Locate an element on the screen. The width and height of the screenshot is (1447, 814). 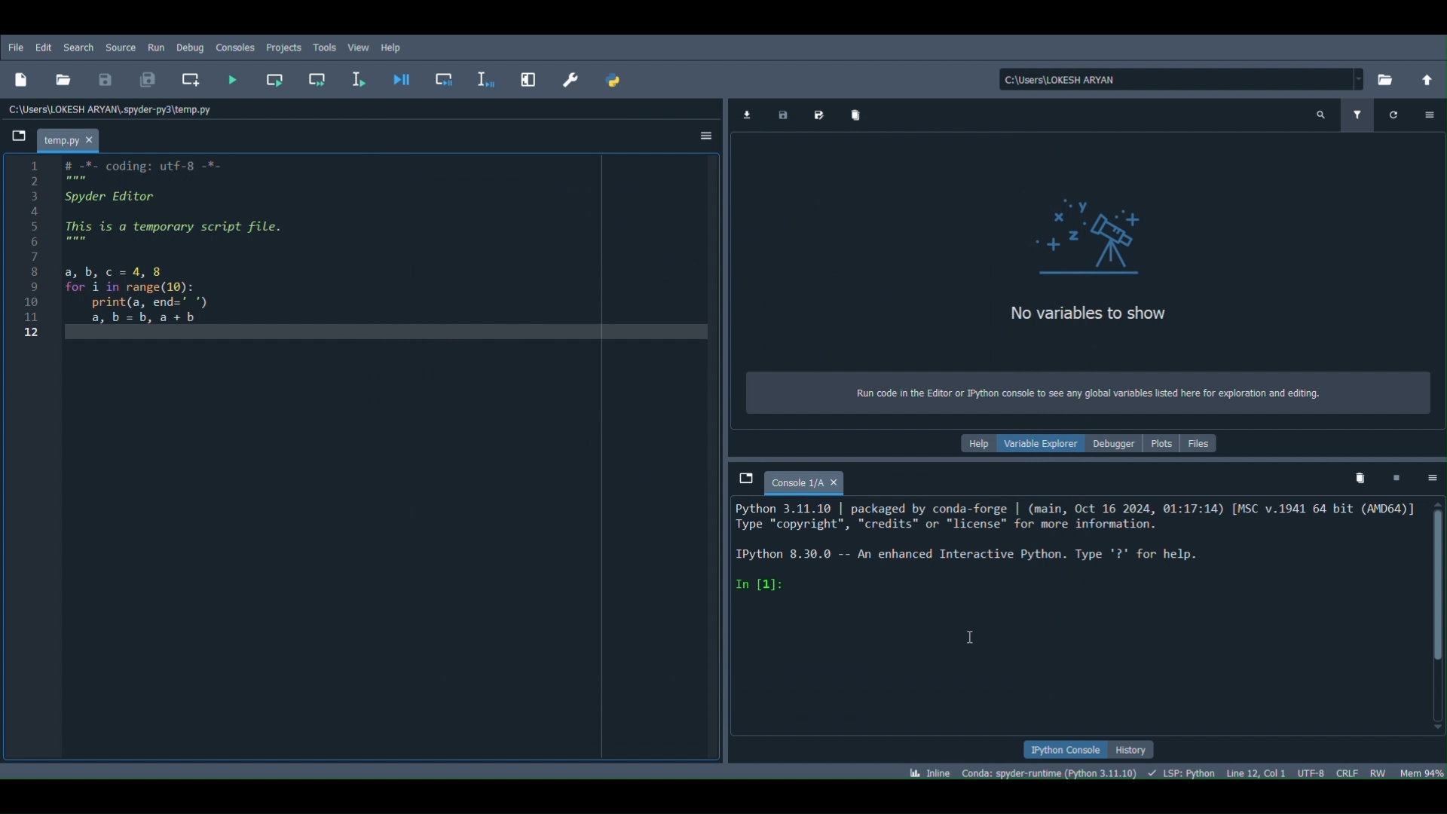
Options is located at coordinates (1427, 113).